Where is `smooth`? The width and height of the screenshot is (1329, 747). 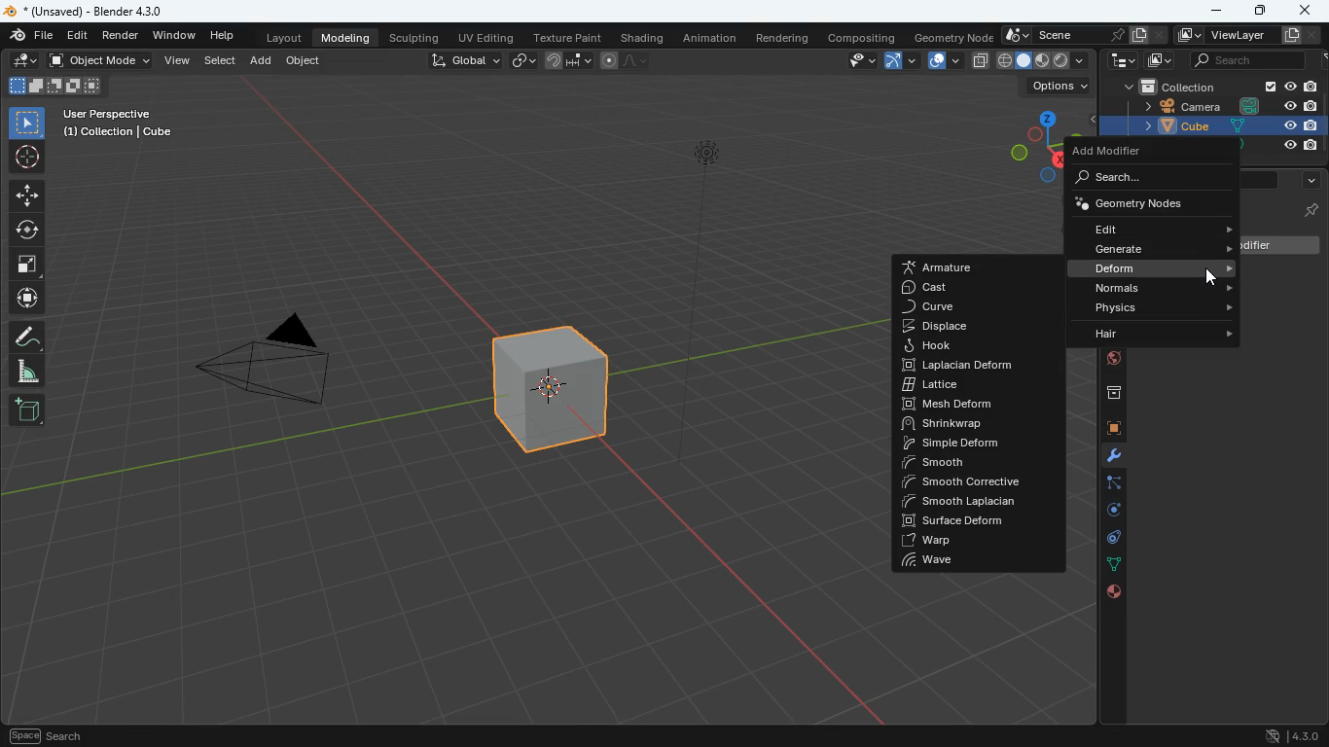
smooth is located at coordinates (970, 465).